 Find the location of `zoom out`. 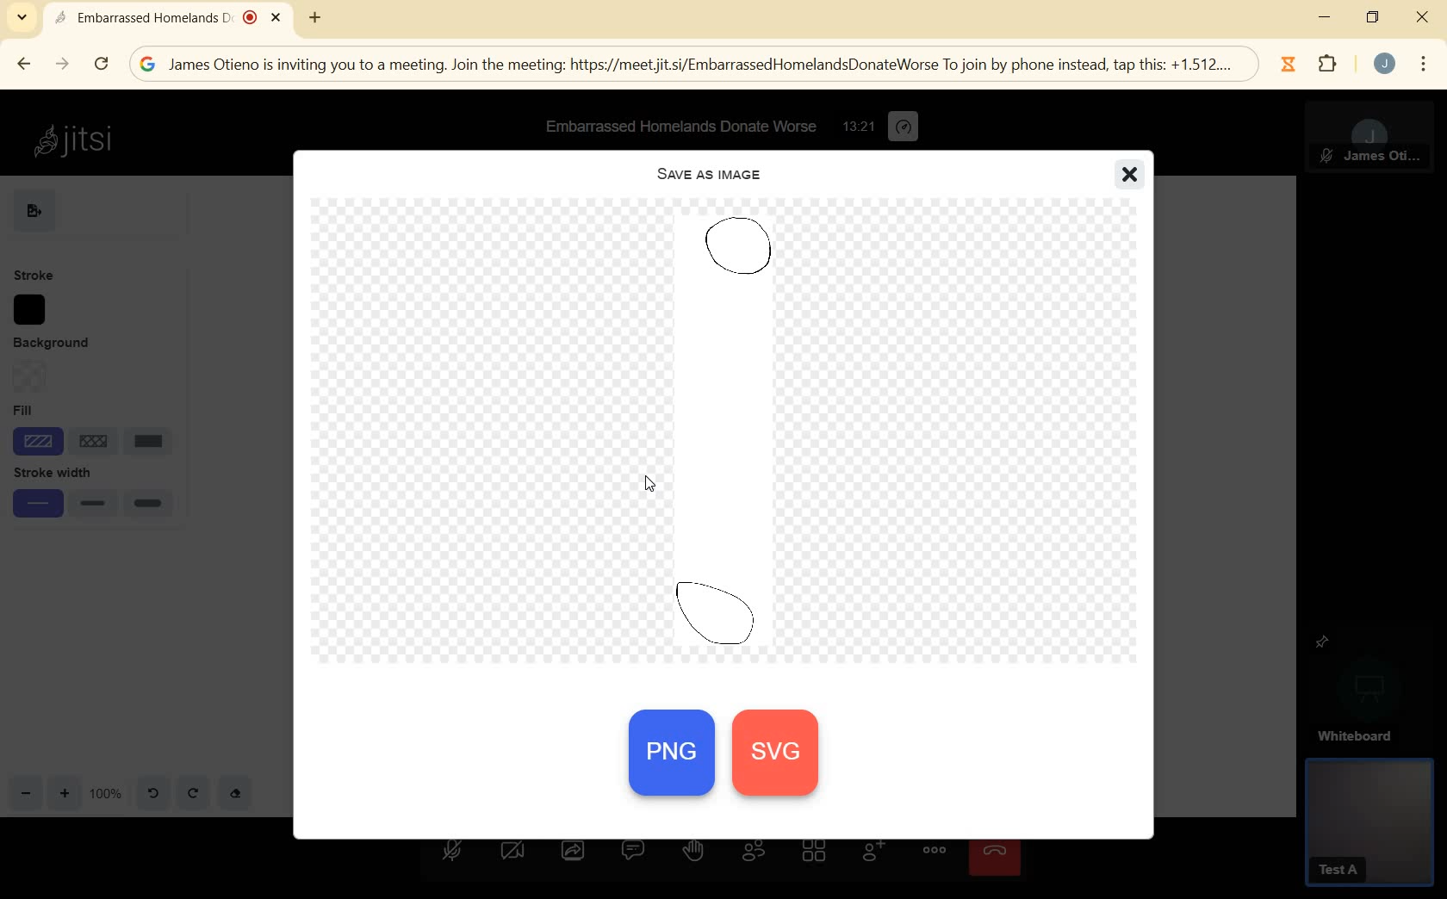

zoom out is located at coordinates (28, 795).